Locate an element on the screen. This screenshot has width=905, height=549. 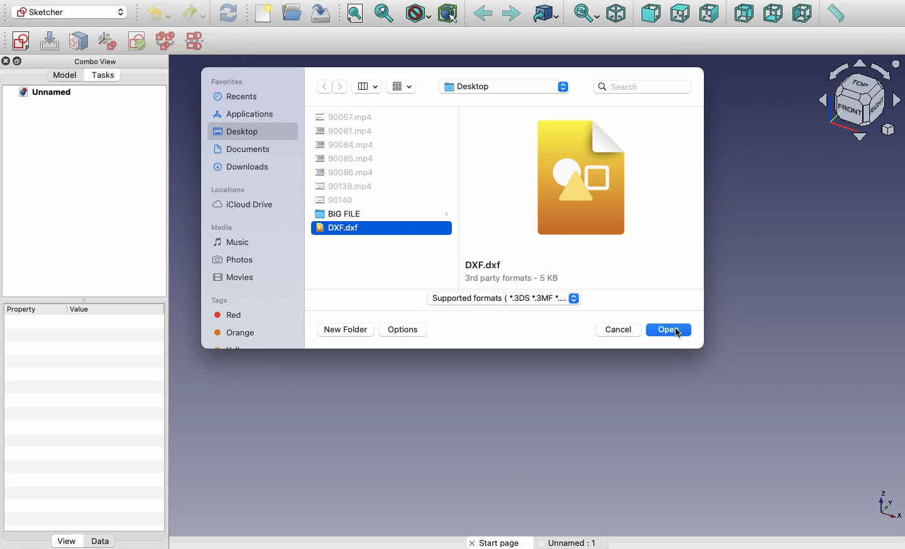
Bounding box is located at coordinates (449, 13).